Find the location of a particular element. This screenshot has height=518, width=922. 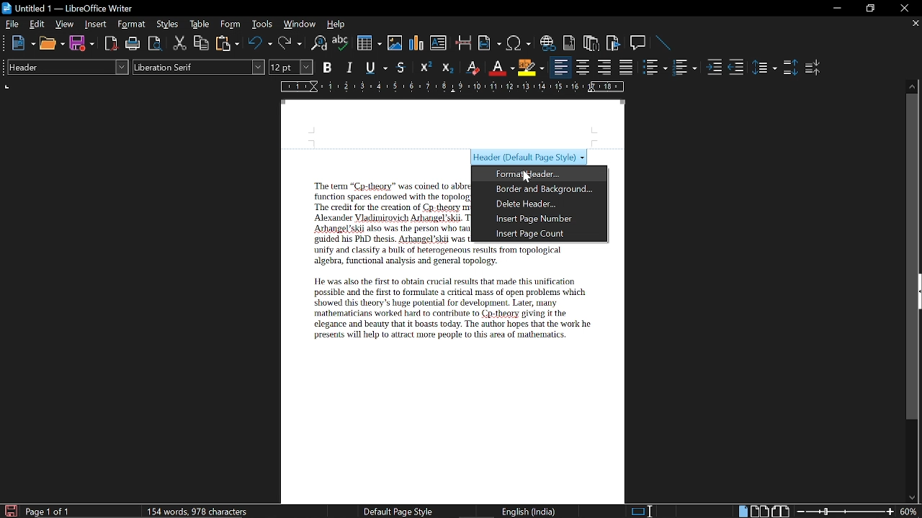

Current window is located at coordinates (68, 9).